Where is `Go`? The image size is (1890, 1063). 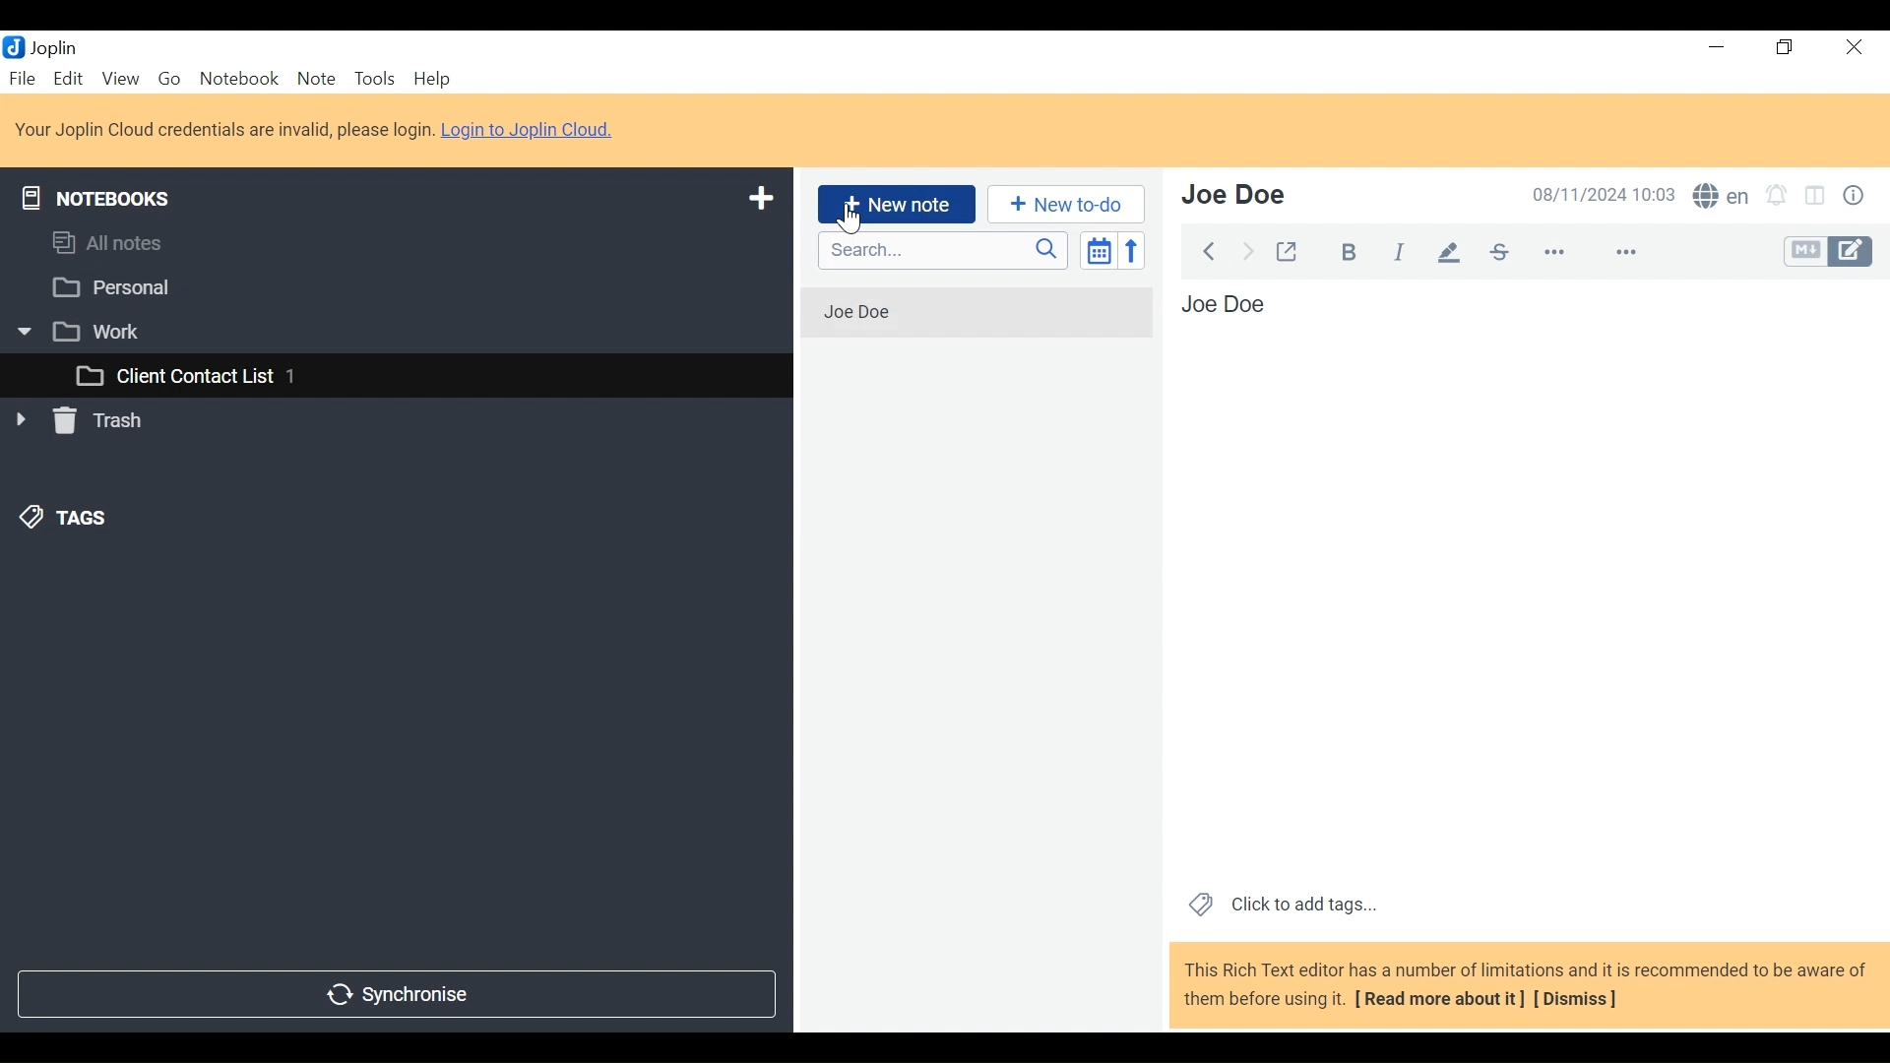
Go is located at coordinates (168, 80).